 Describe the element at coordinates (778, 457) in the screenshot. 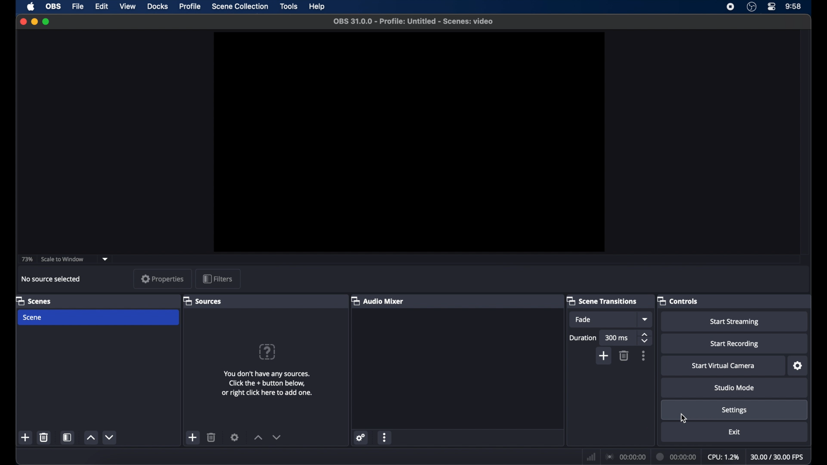

I see `fps` at that location.